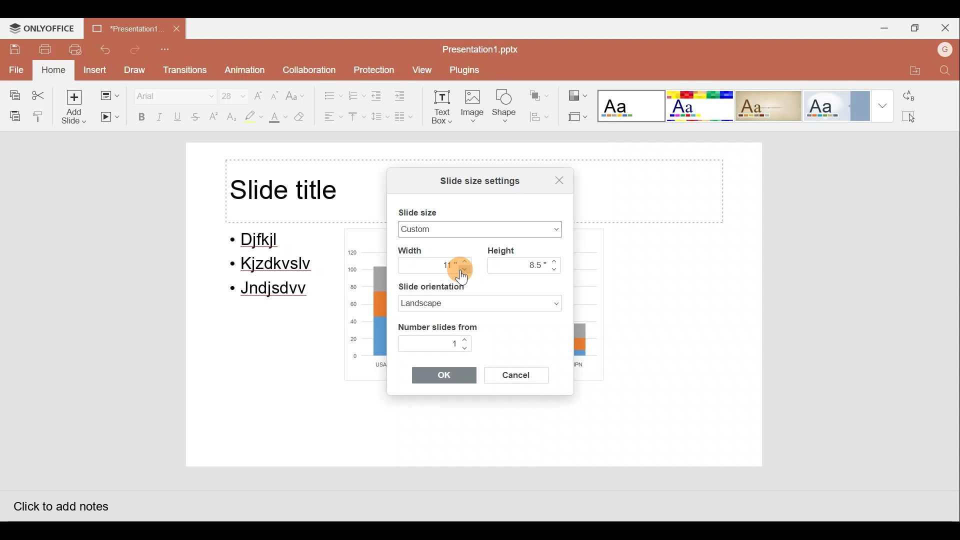 This screenshot has height=540, width=960. What do you see at coordinates (74, 106) in the screenshot?
I see `Add slide` at bounding box center [74, 106].